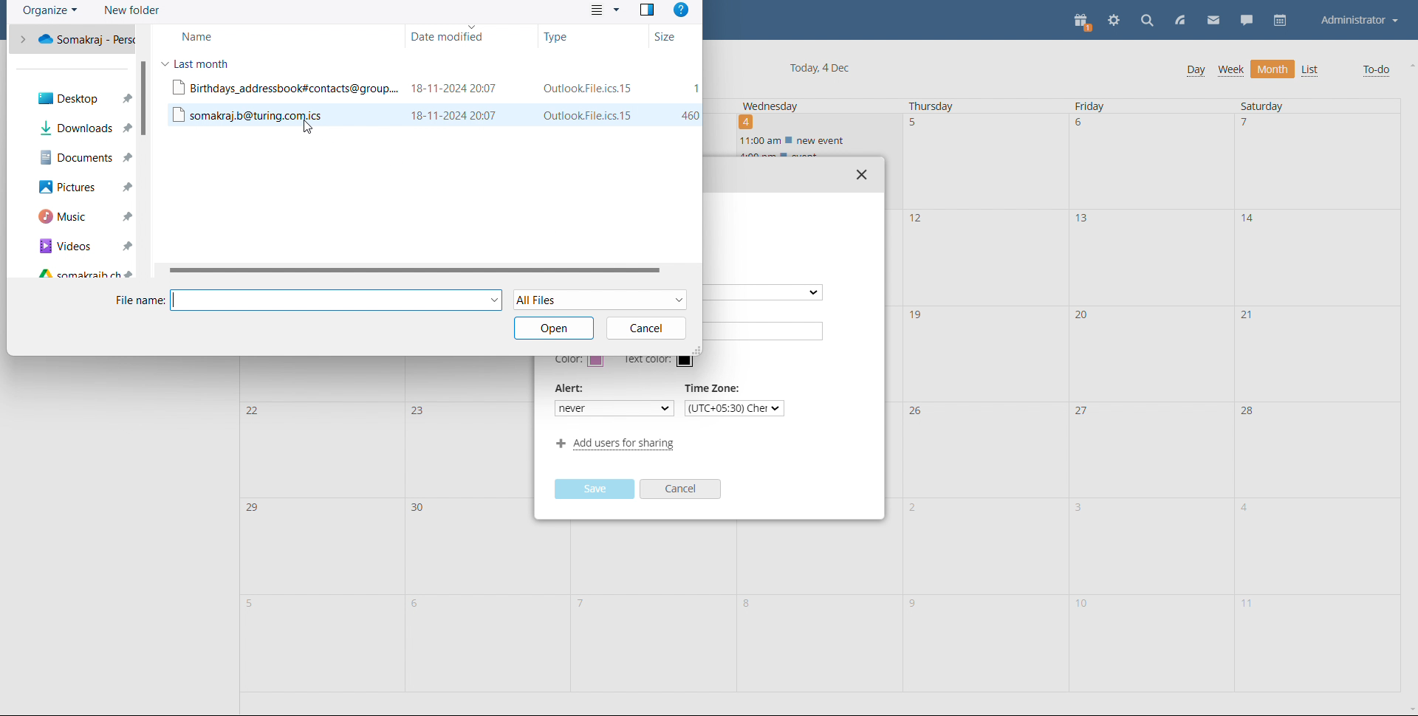  Describe the element at coordinates (77, 97) in the screenshot. I see `desktop` at that location.